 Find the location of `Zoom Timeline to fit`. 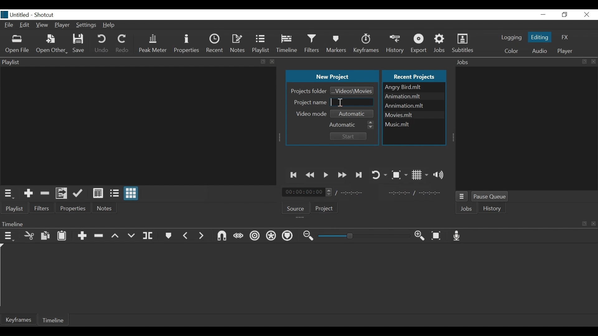

Zoom Timeline to fit is located at coordinates (438, 236).